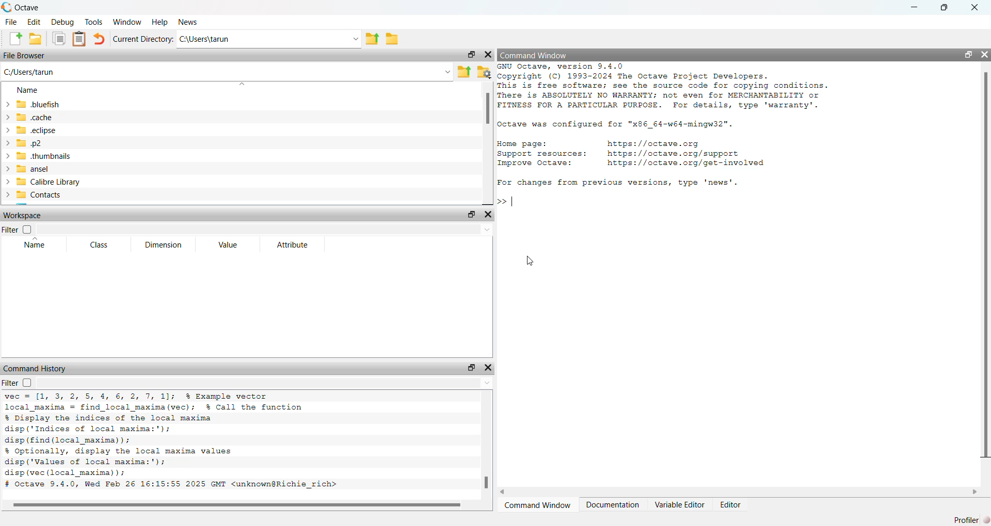 The image size is (991, 526). What do you see at coordinates (463, 71) in the screenshot?
I see `One directory up` at bounding box center [463, 71].